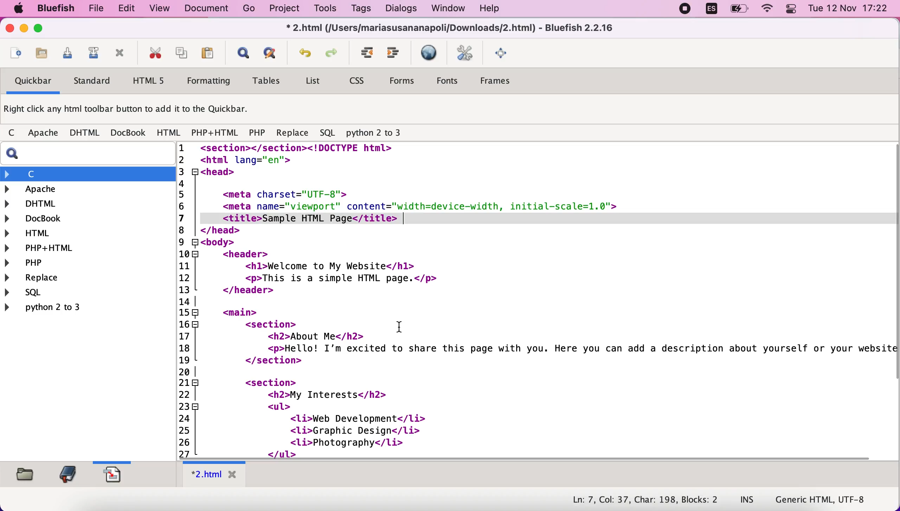 The height and width of the screenshot is (511, 900). Describe the element at coordinates (361, 9) in the screenshot. I see `tags` at that location.